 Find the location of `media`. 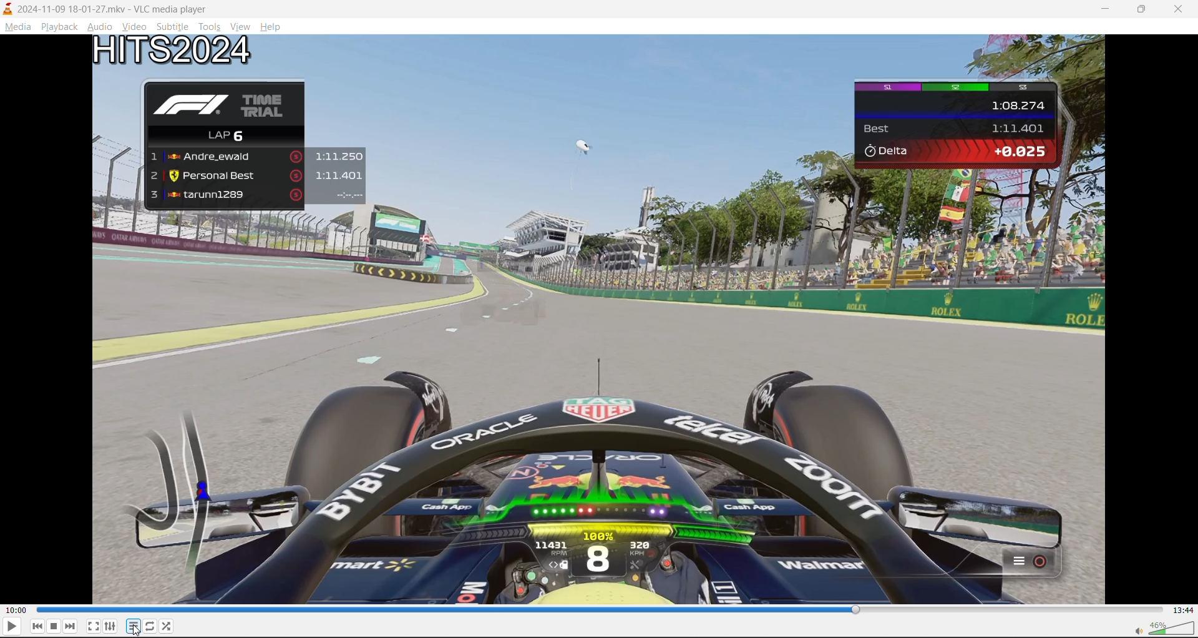

media is located at coordinates (16, 27).